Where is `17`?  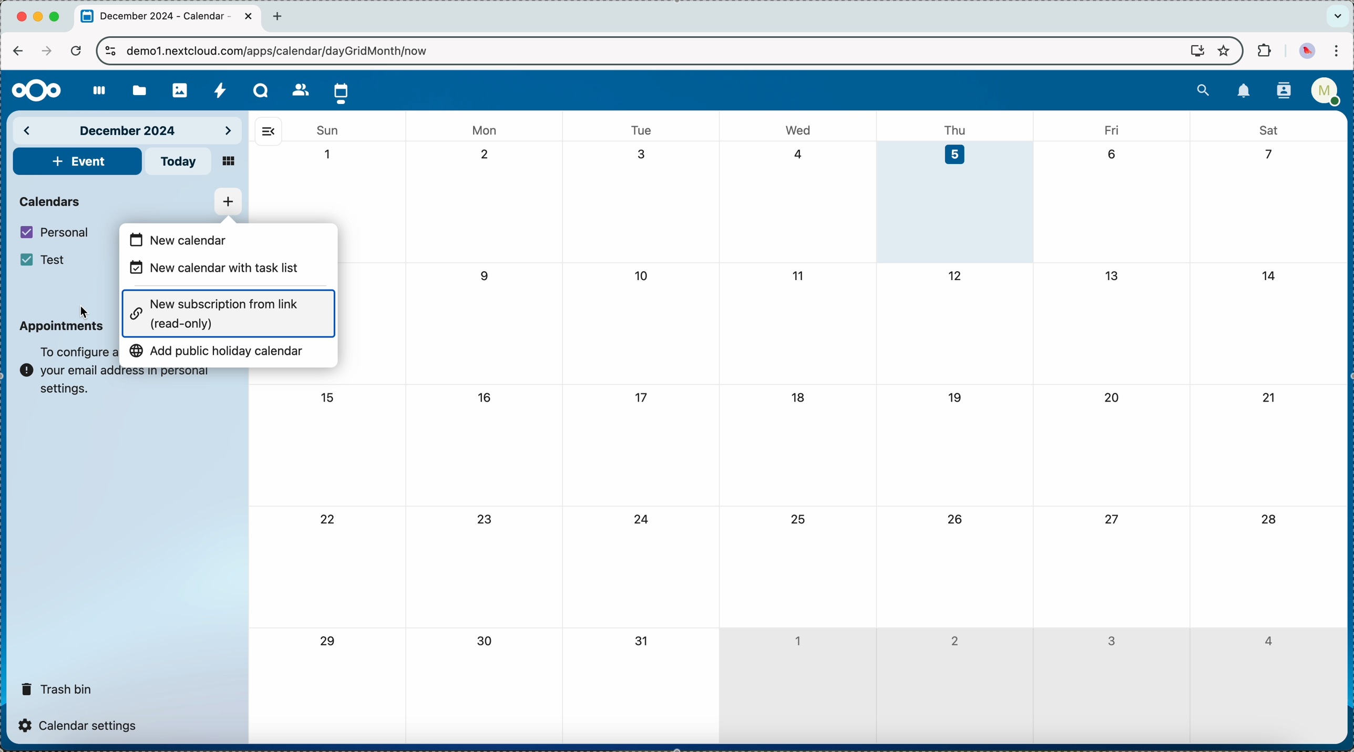 17 is located at coordinates (643, 398).